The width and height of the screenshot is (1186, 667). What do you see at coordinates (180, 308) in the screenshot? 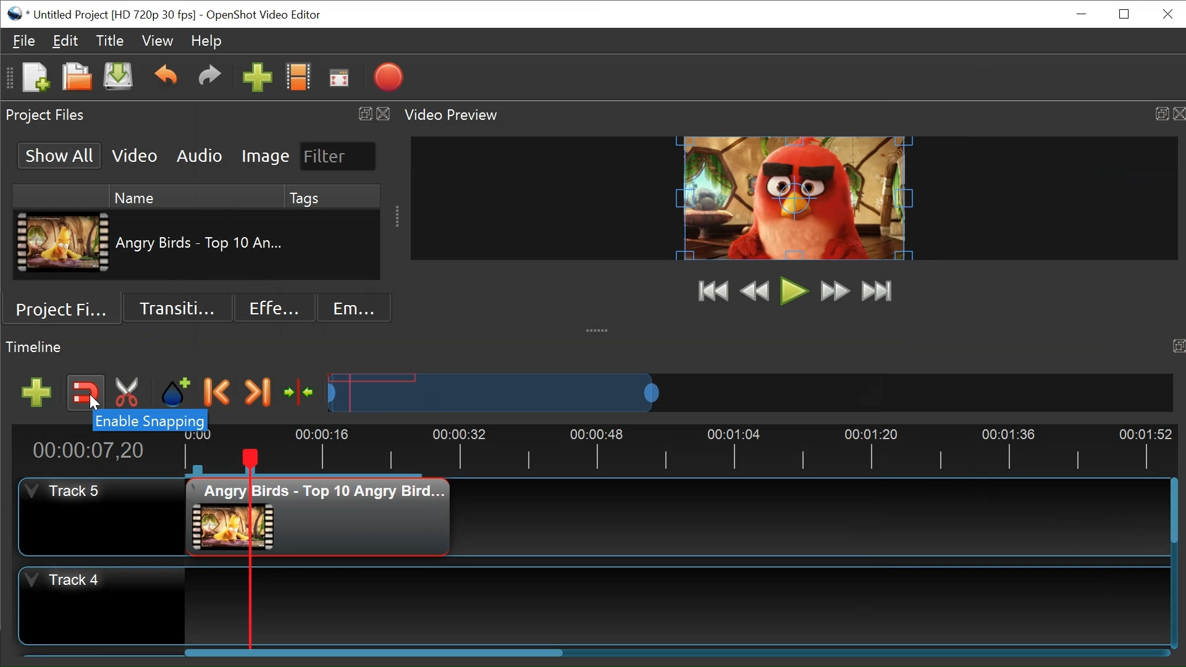
I see `Transition` at bounding box center [180, 308].